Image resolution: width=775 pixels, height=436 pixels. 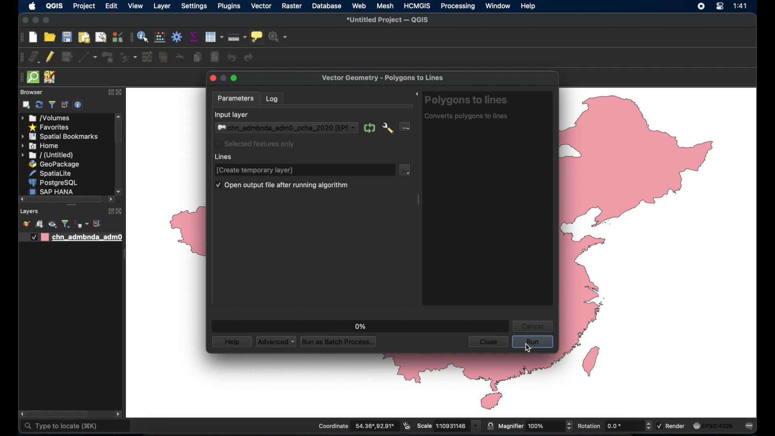 What do you see at coordinates (119, 415) in the screenshot?
I see `scrol. lleft arrow` at bounding box center [119, 415].